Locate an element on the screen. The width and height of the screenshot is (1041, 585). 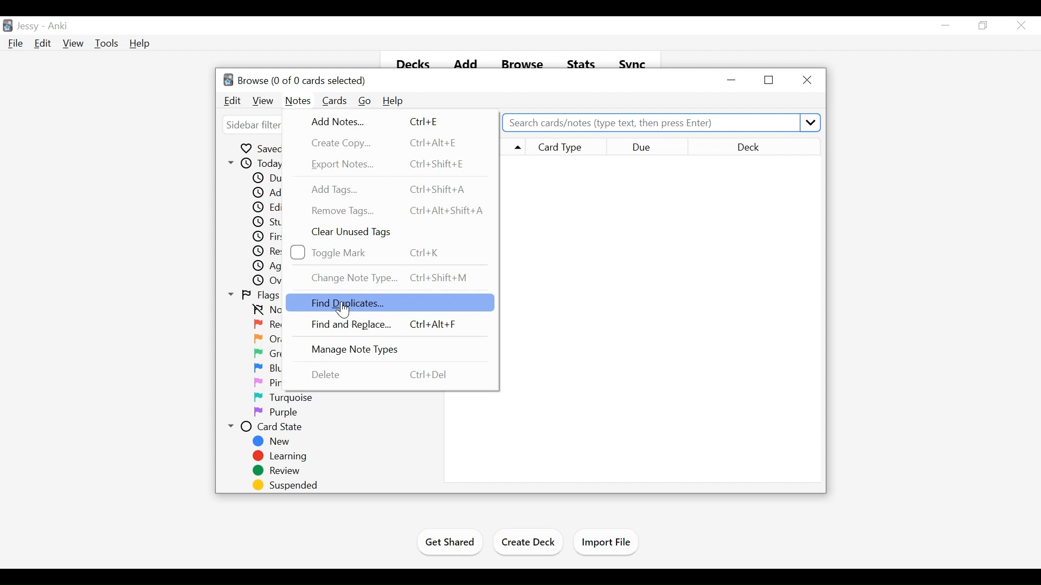
Tools is located at coordinates (106, 43).